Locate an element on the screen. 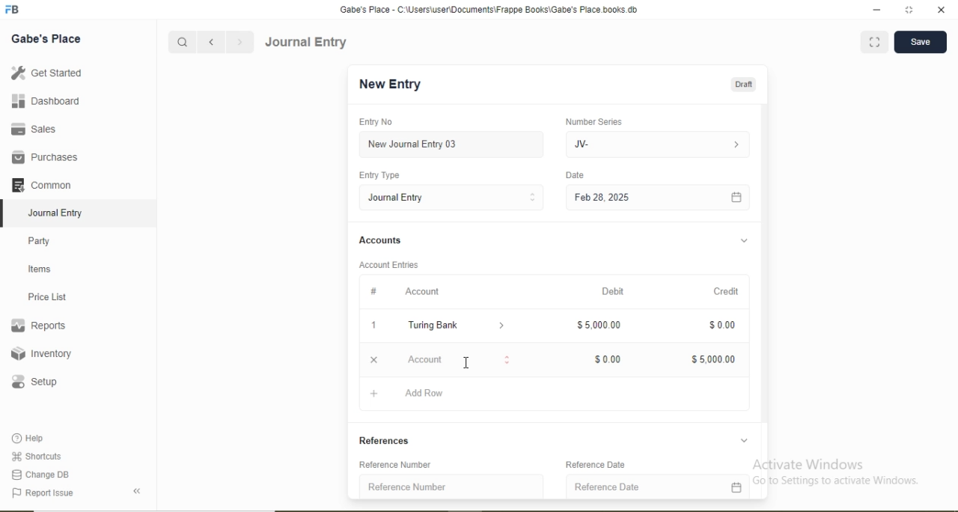 The image size is (958, 512). JV- is located at coordinates (582, 144).